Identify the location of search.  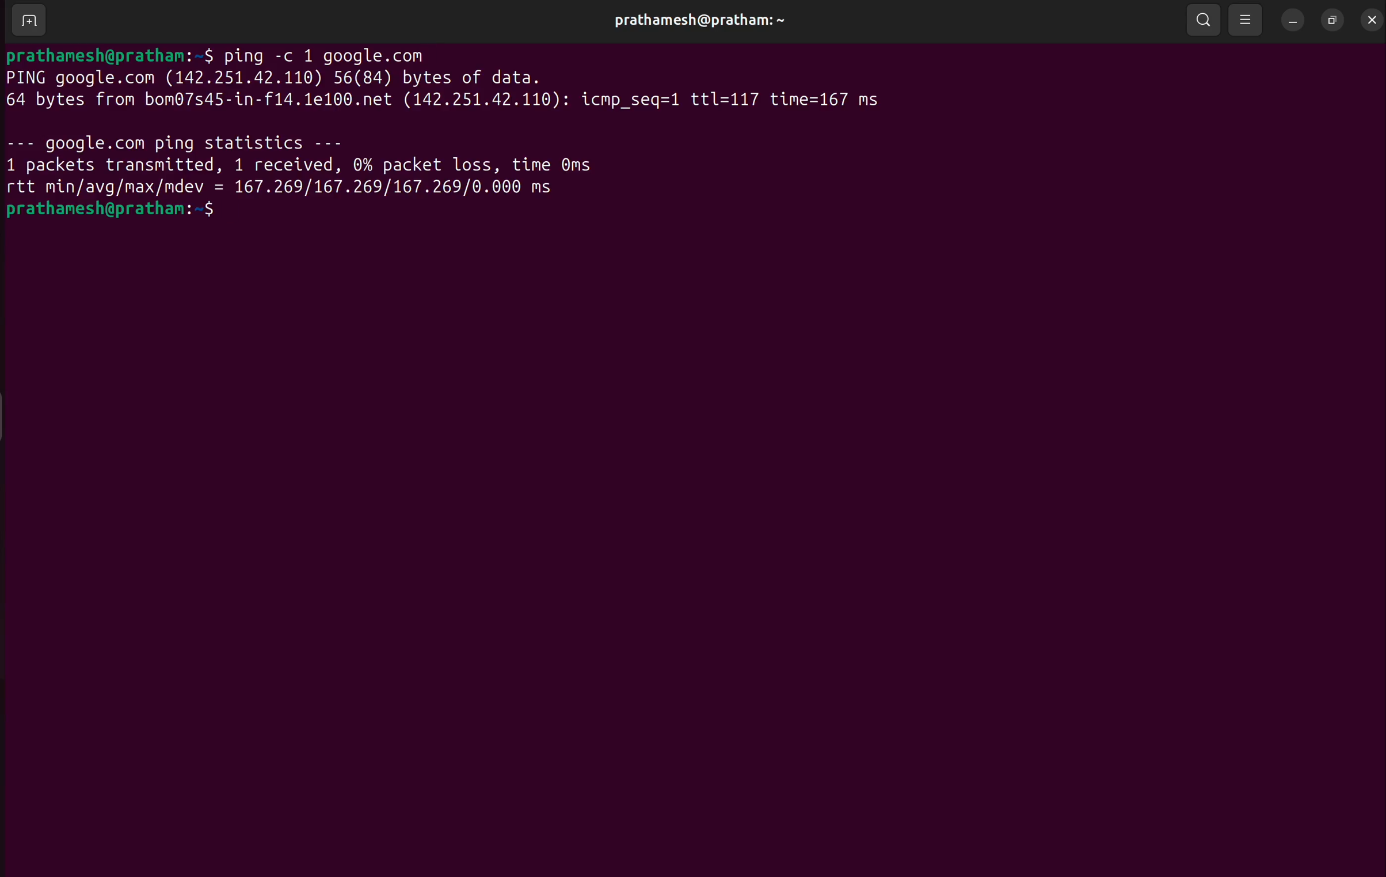
(1206, 18).